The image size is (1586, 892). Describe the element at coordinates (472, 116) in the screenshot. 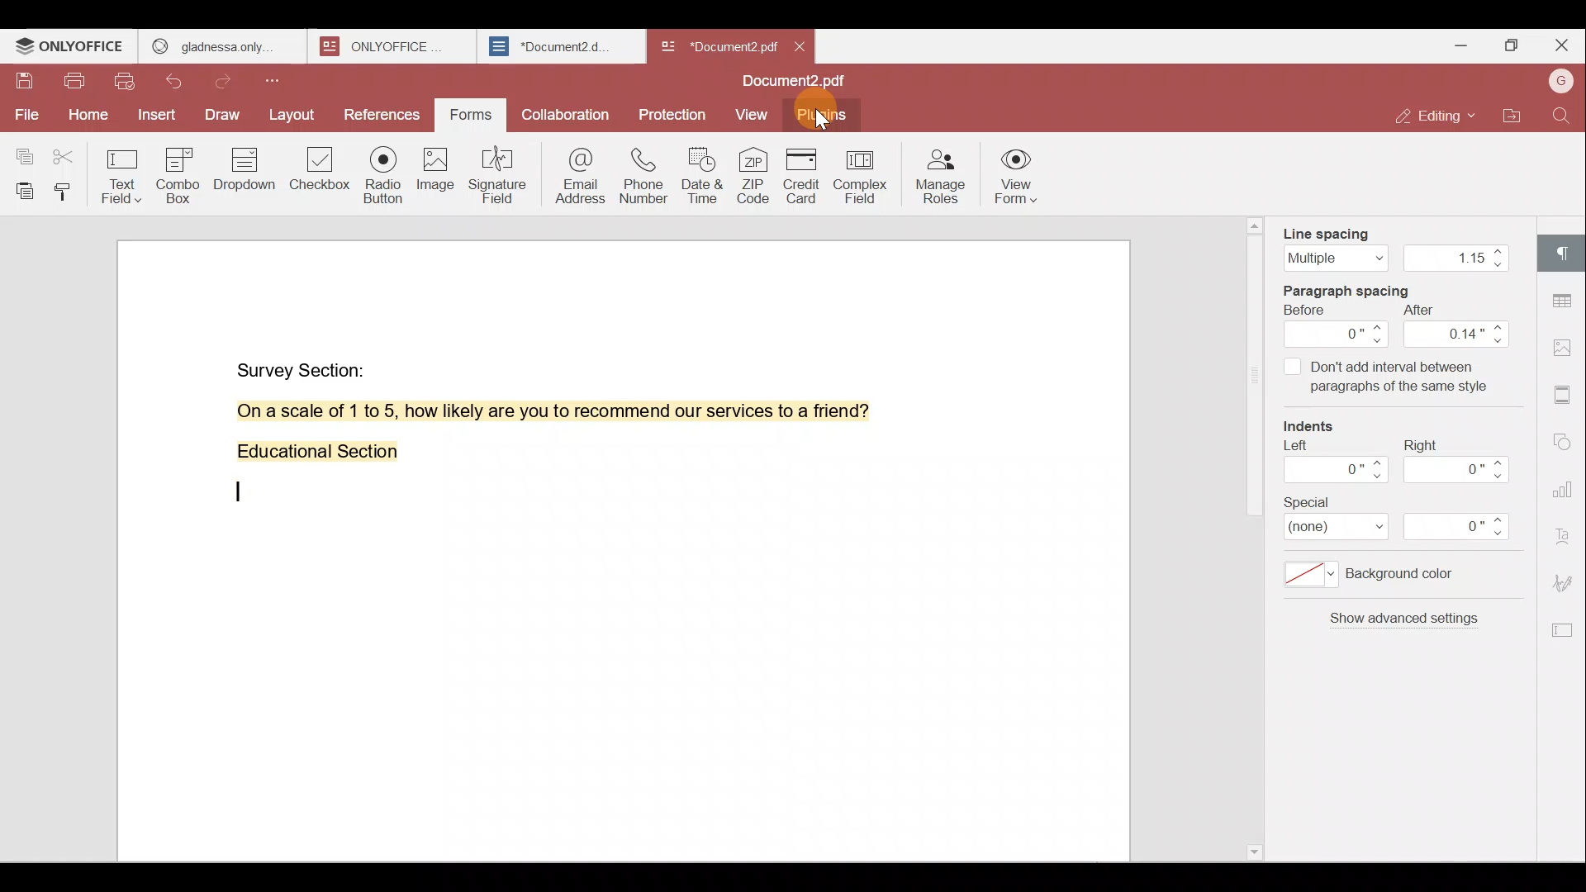

I see `Forms` at that location.